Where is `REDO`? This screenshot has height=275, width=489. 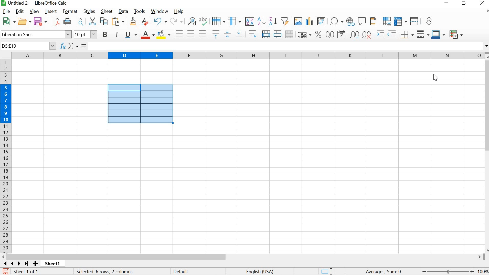
REDO is located at coordinates (176, 22).